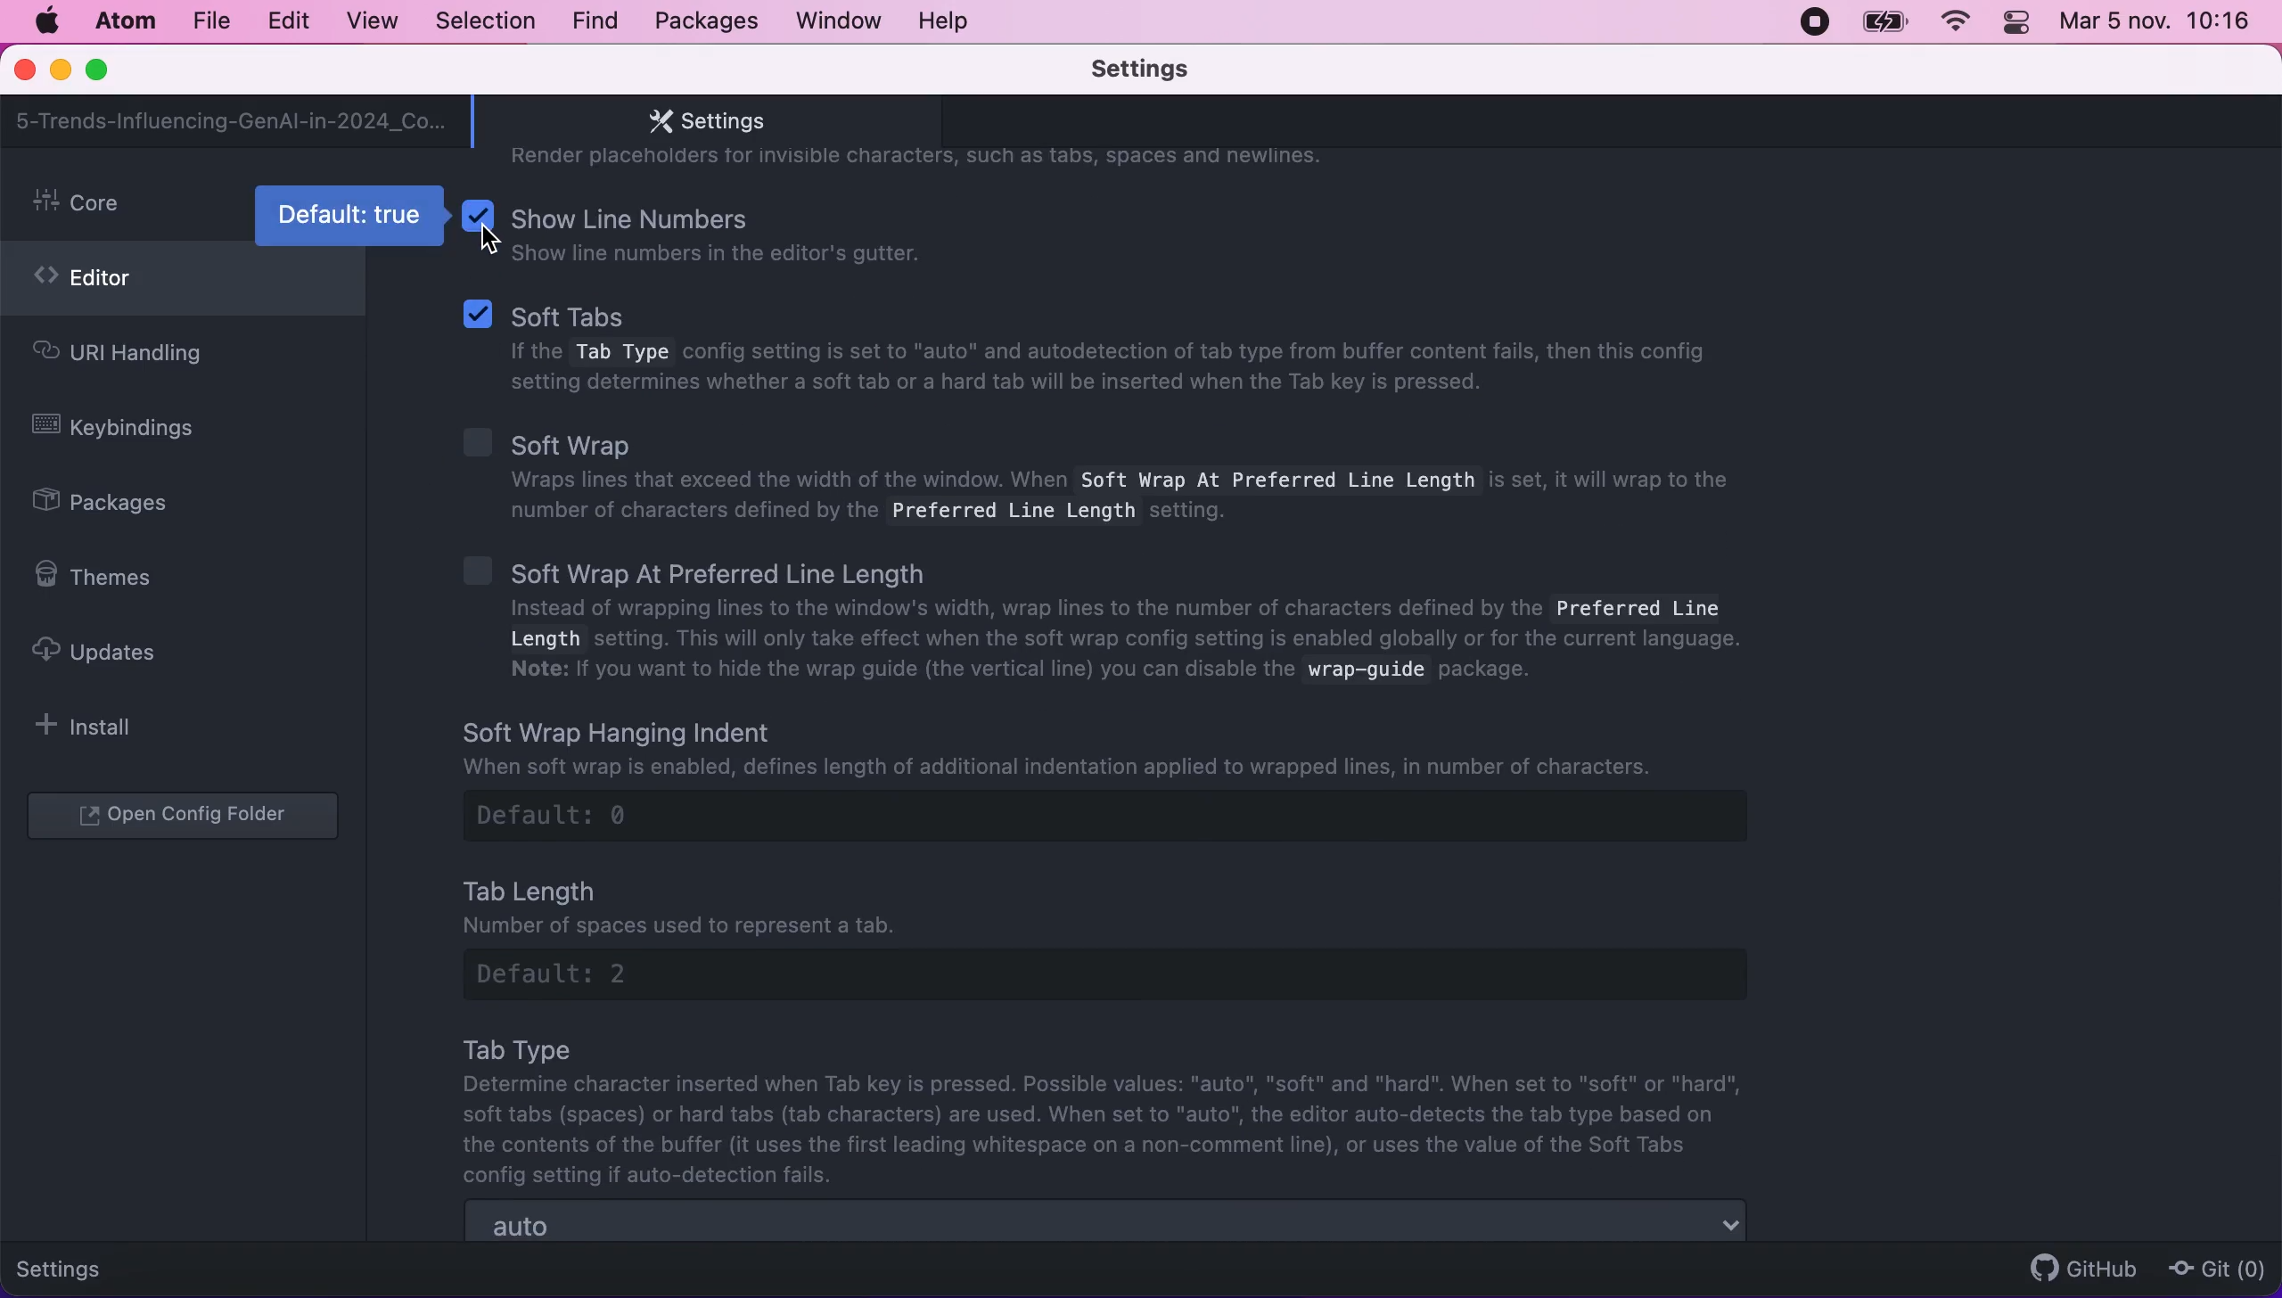 The image size is (2282, 1298). What do you see at coordinates (27, 71) in the screenshot?
I see `close` at bounding box center [27, 71].